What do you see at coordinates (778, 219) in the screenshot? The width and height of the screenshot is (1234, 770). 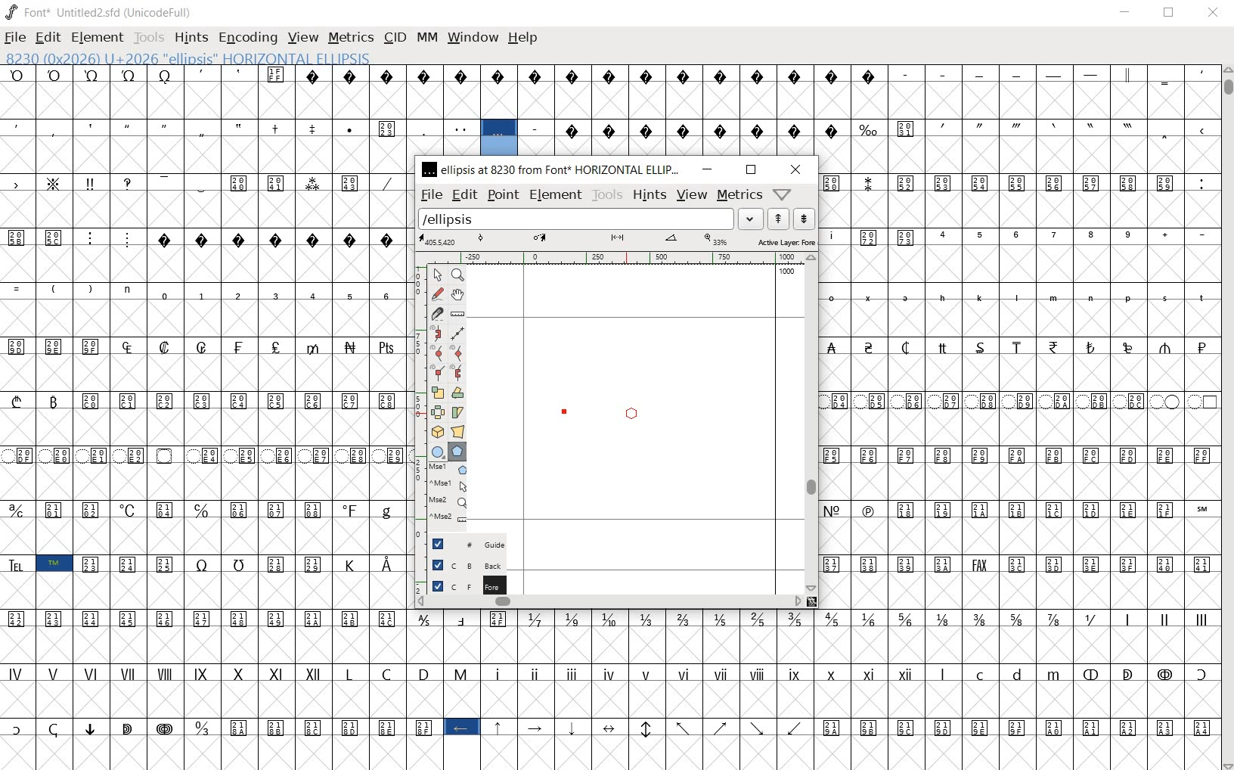 I see `show the next word on the list` at bounding box center [778, 219].